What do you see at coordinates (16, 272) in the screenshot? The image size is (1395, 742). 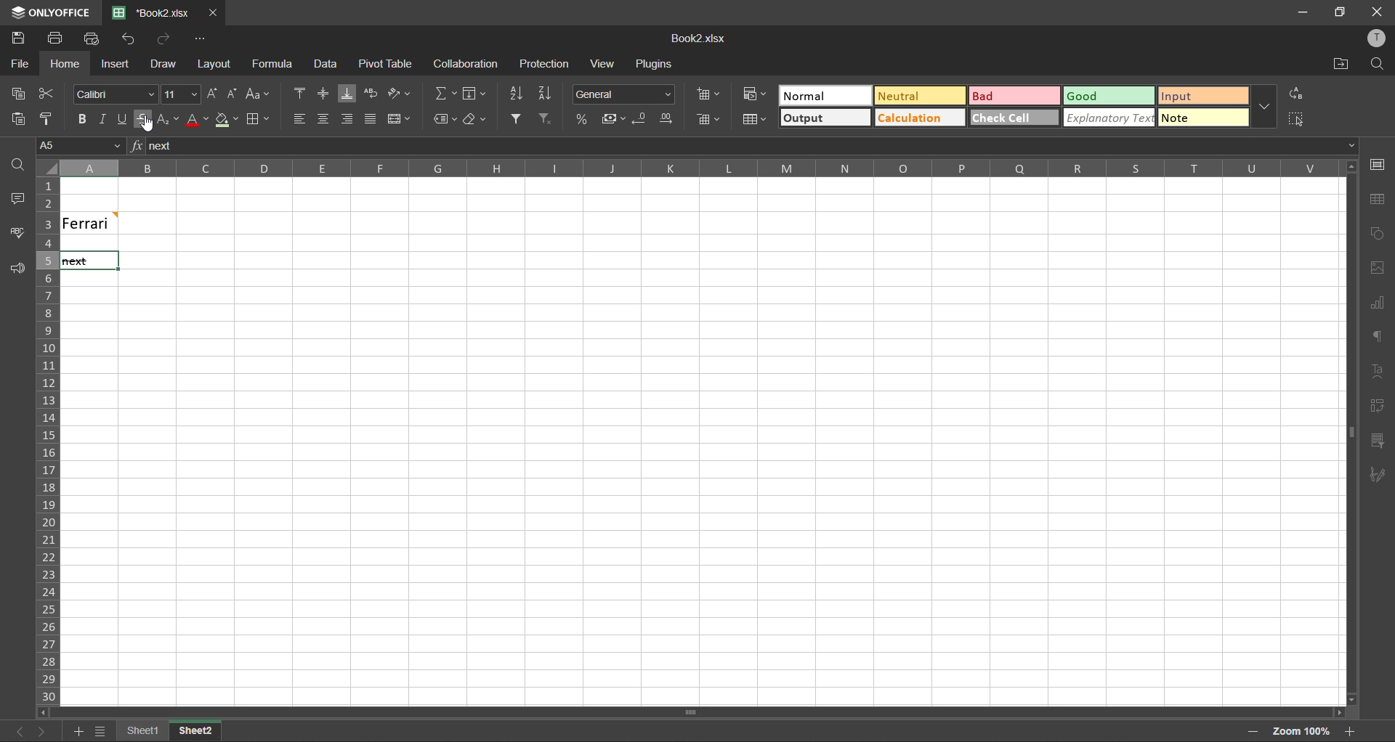 I see `feedback` at bounding box center [16, 272].